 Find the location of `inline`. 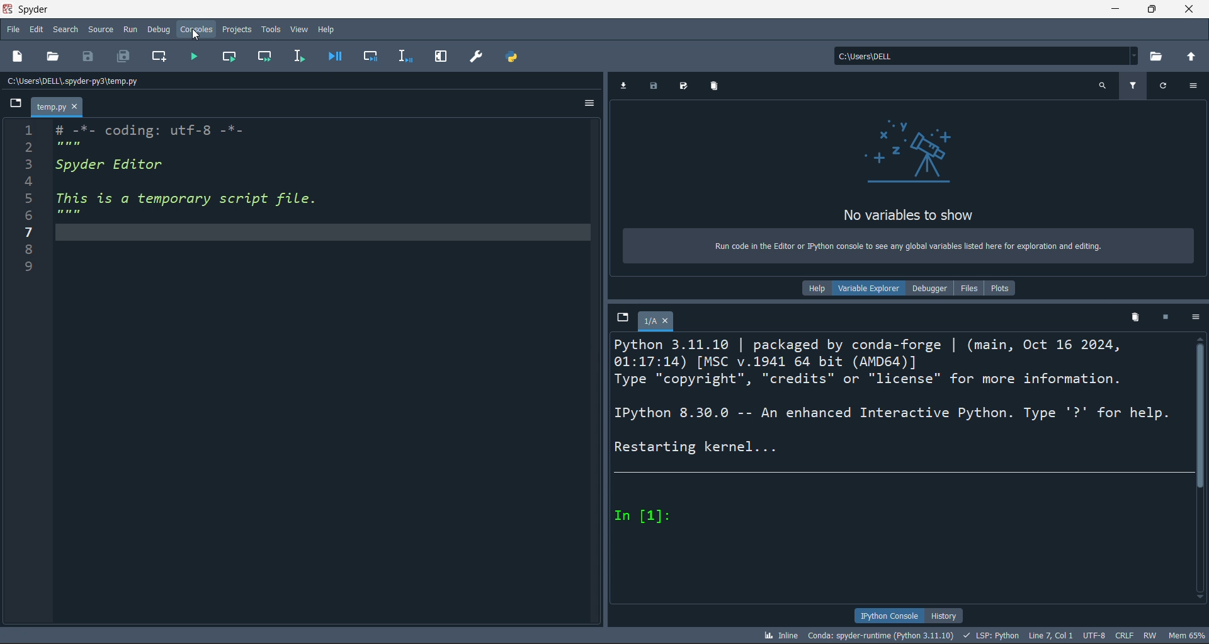

inline is located at coordinates (780, 636).